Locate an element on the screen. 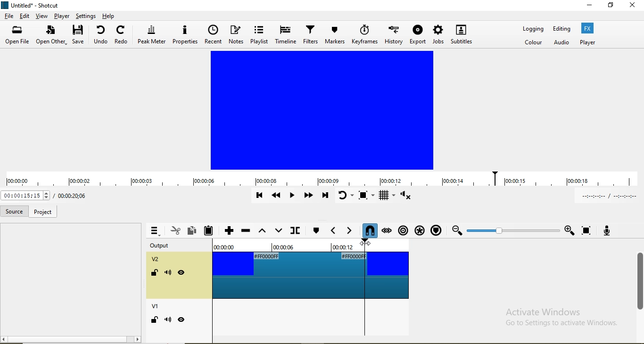  Toggle play or pause is located at coordinates (293, 197).